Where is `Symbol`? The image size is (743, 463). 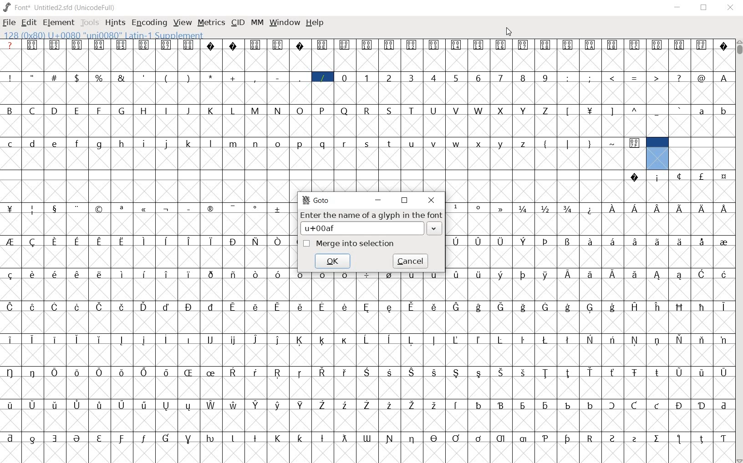
Symbol is located at coordinates (100, 45).